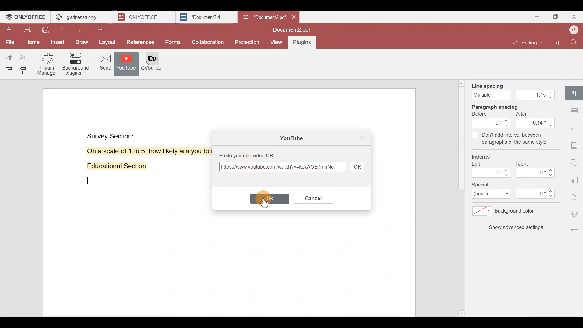  Describe the element at coordinates (361, 138) in the screenshot. I see `Close` at that location.